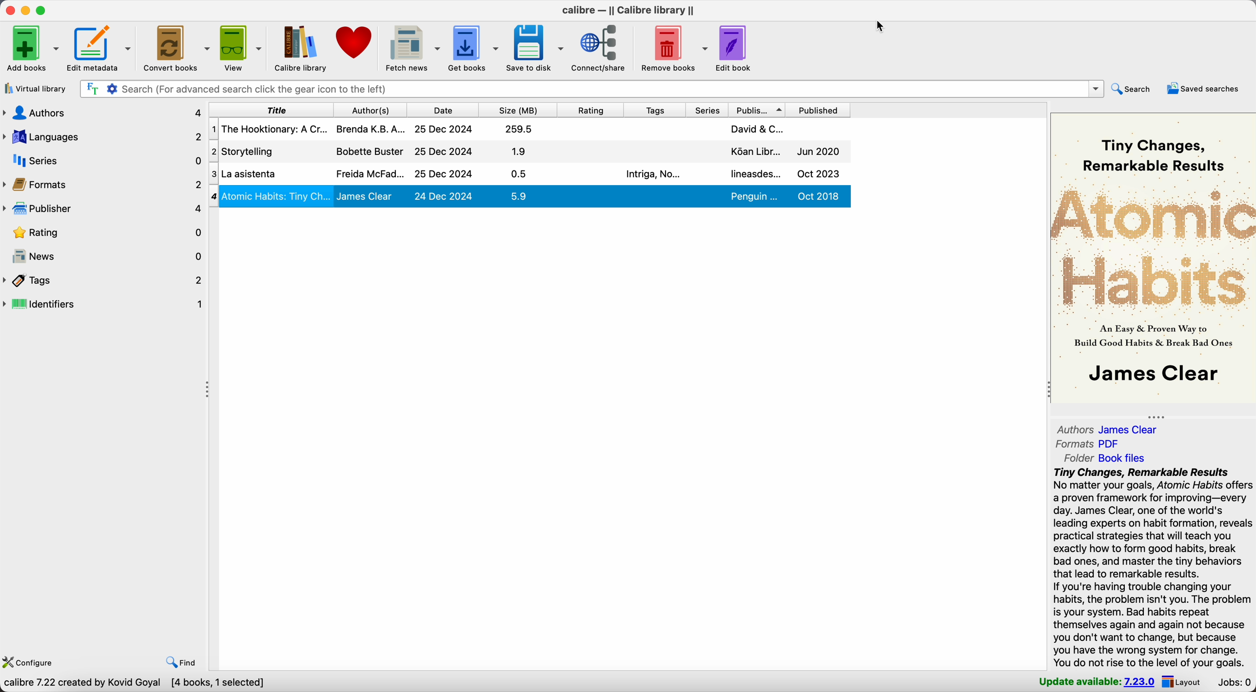 This screenshot has width=1256, height=692. I want to click on publisher, so click(103, 210).